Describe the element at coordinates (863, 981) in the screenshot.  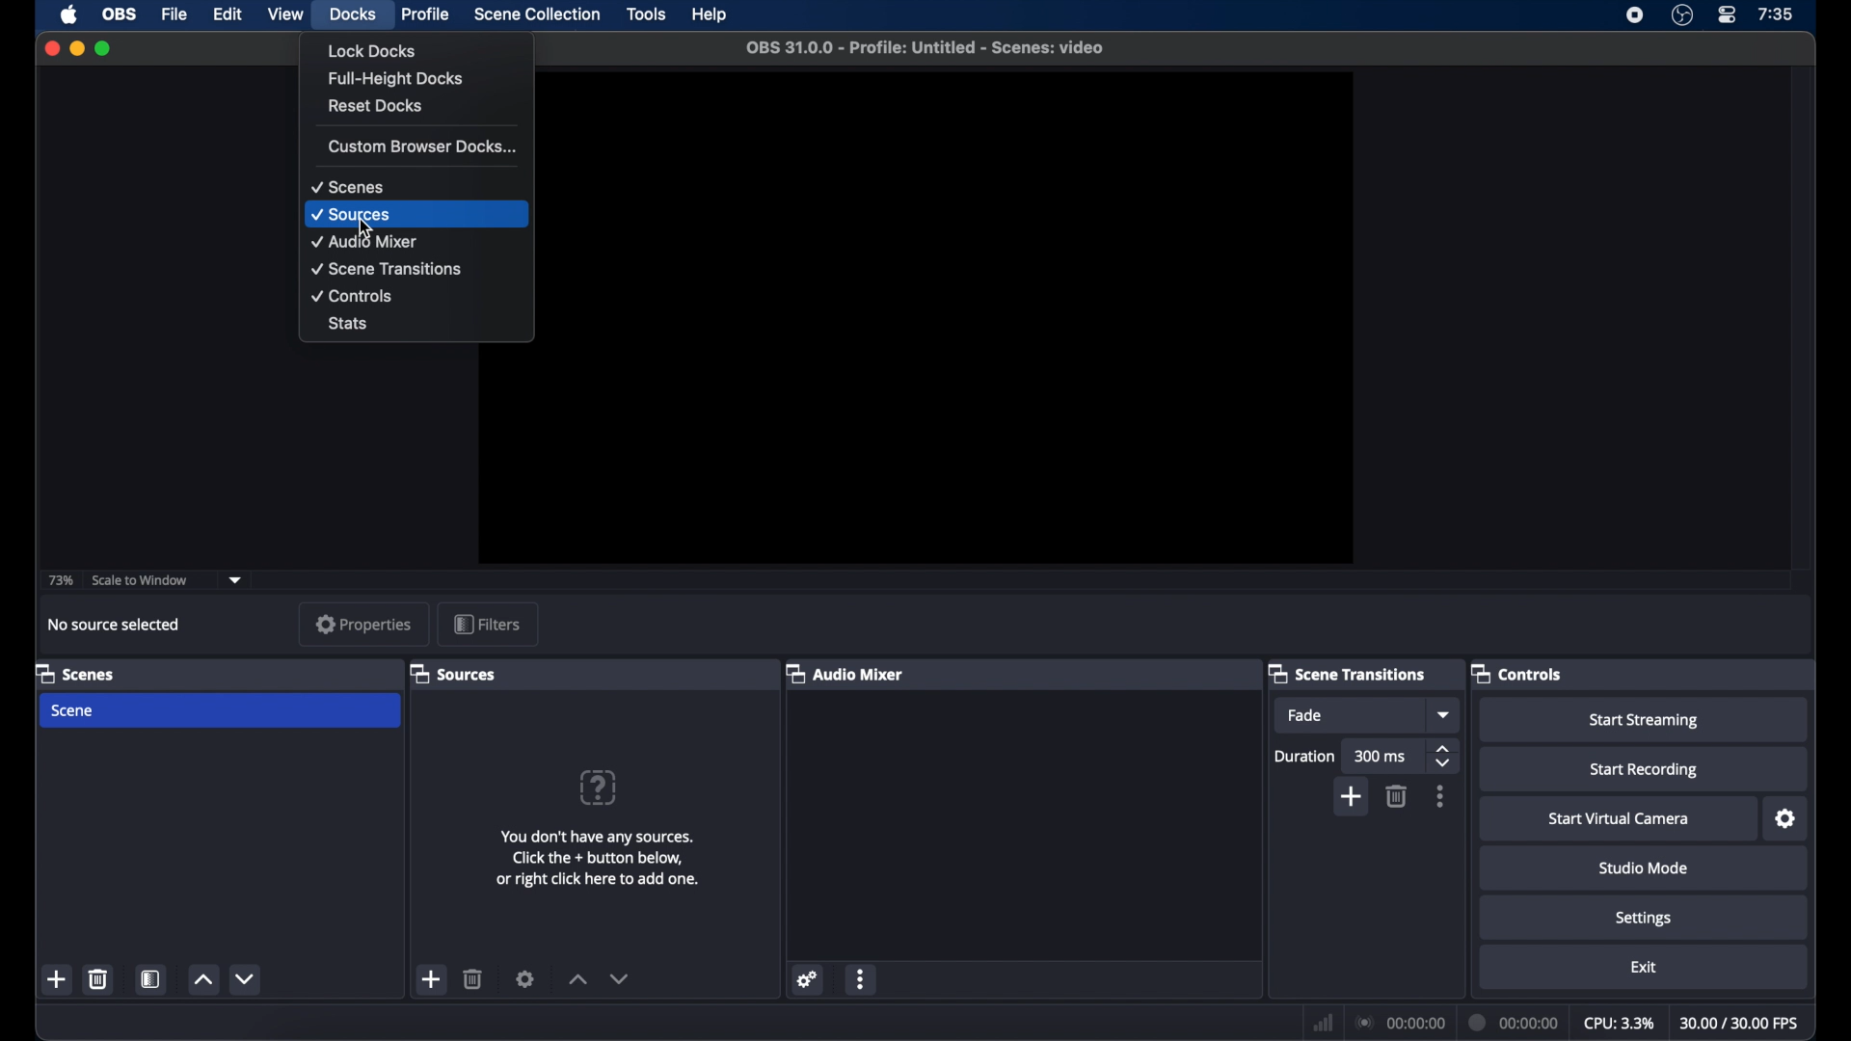
I see `more options` at that location.